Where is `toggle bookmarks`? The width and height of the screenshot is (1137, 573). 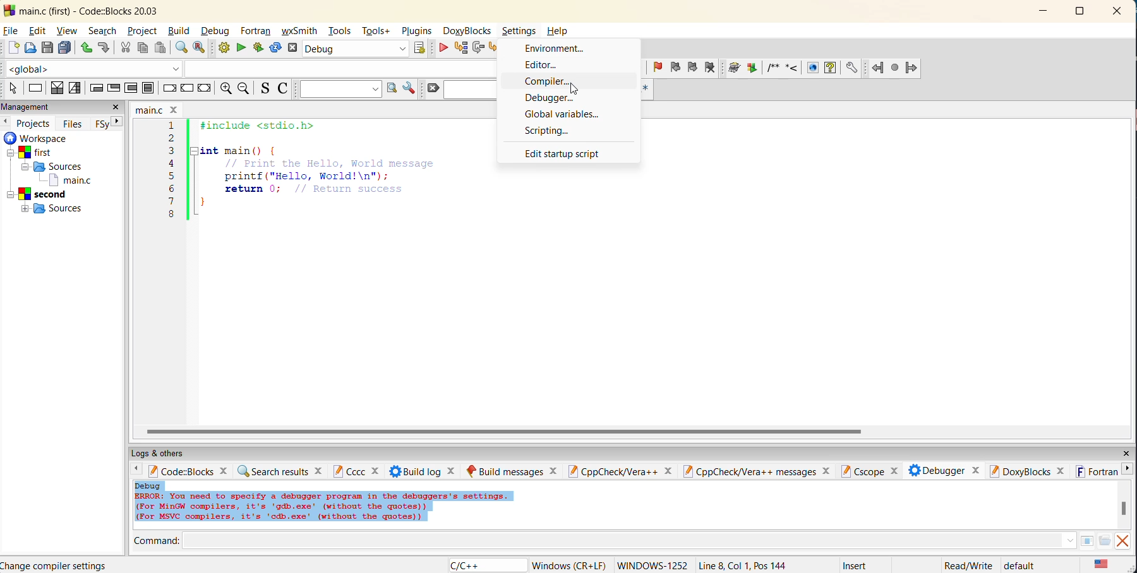
toggle bookmarks is located at coordinates (658, 68).